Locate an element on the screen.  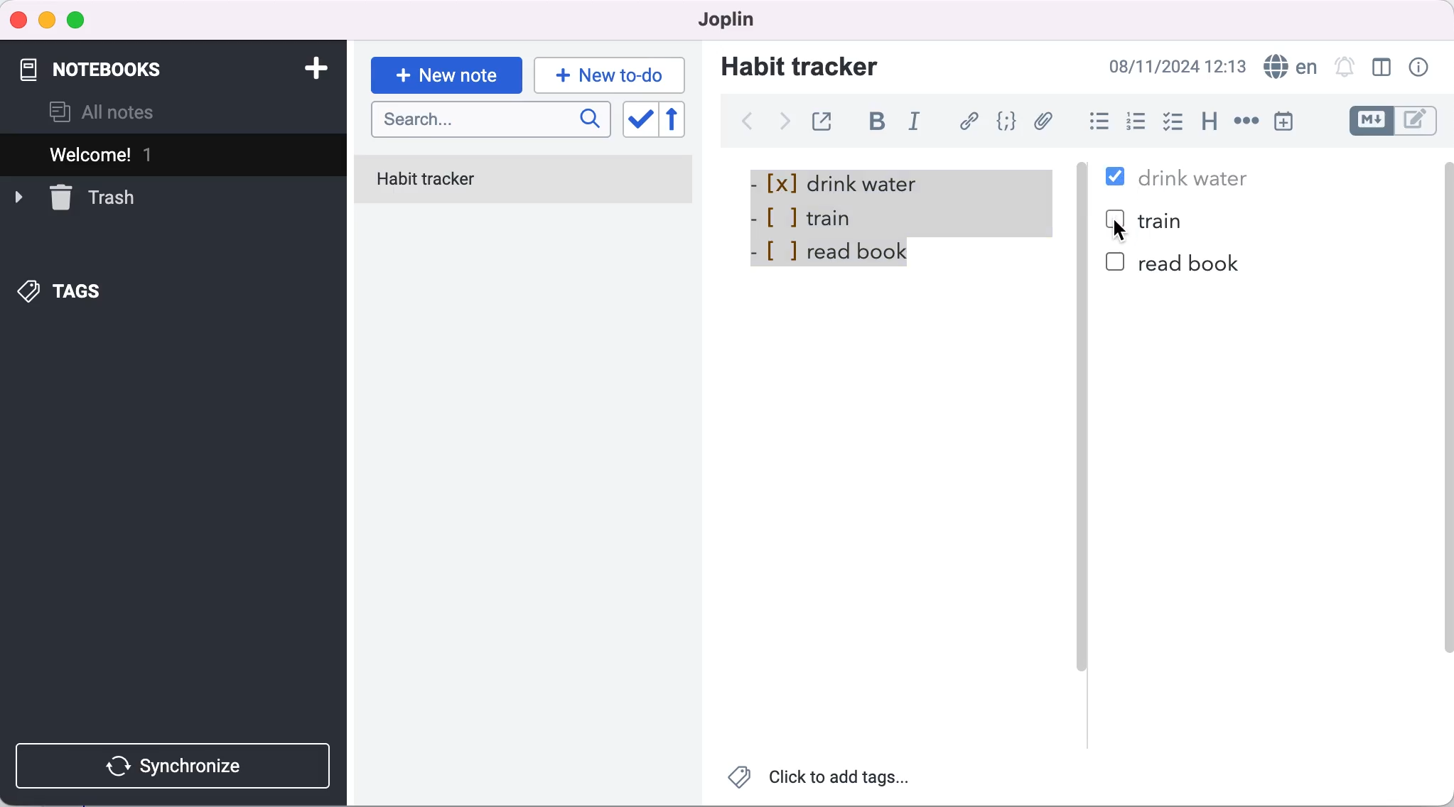
typing is located at coordinates (610, 75).